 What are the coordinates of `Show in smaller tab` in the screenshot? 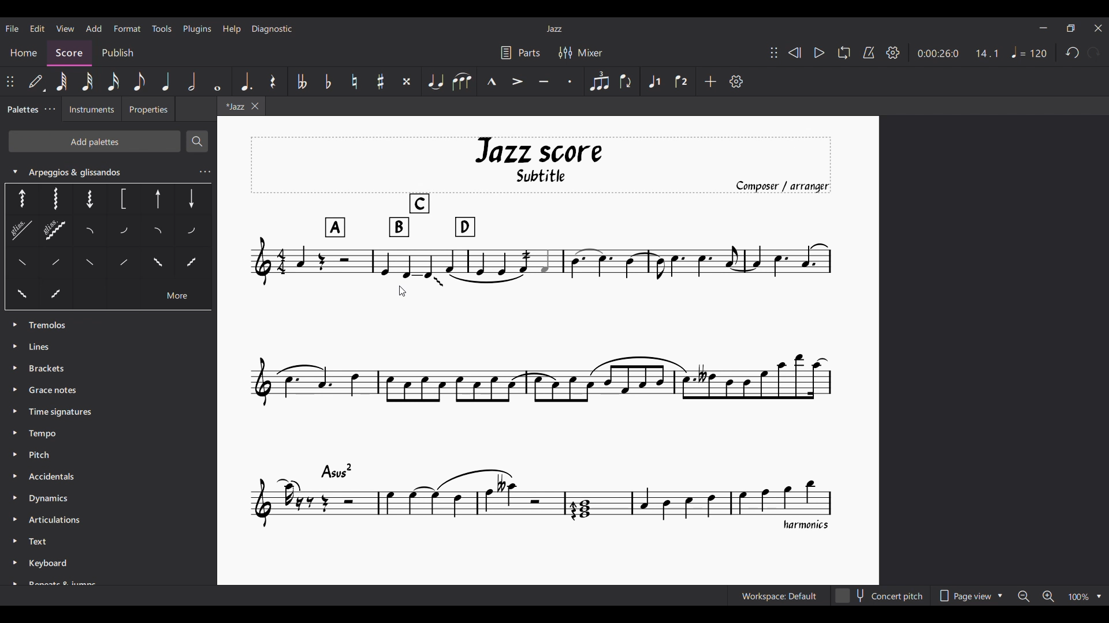 It's located at (1071, 28).